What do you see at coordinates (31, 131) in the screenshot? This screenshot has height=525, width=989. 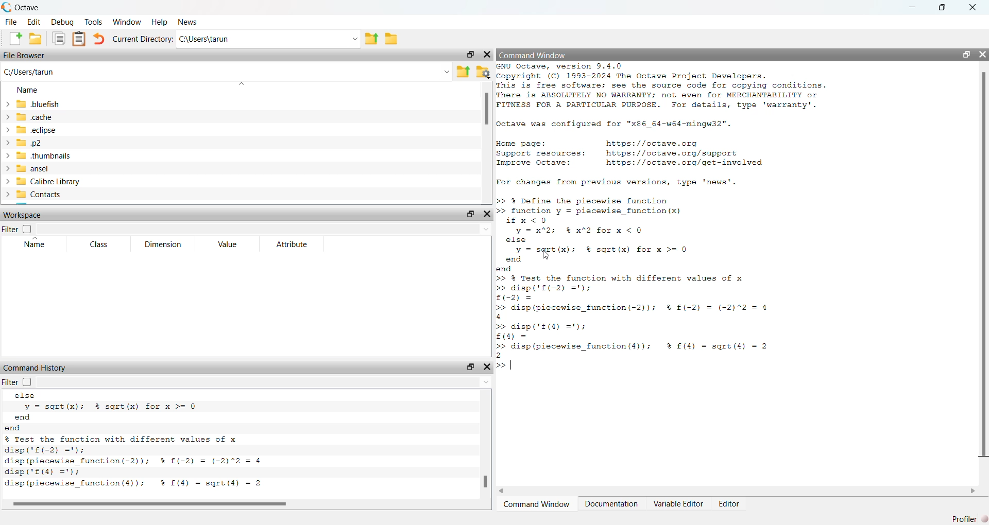 I see `> eclipse` at bounding box center [31, 131].